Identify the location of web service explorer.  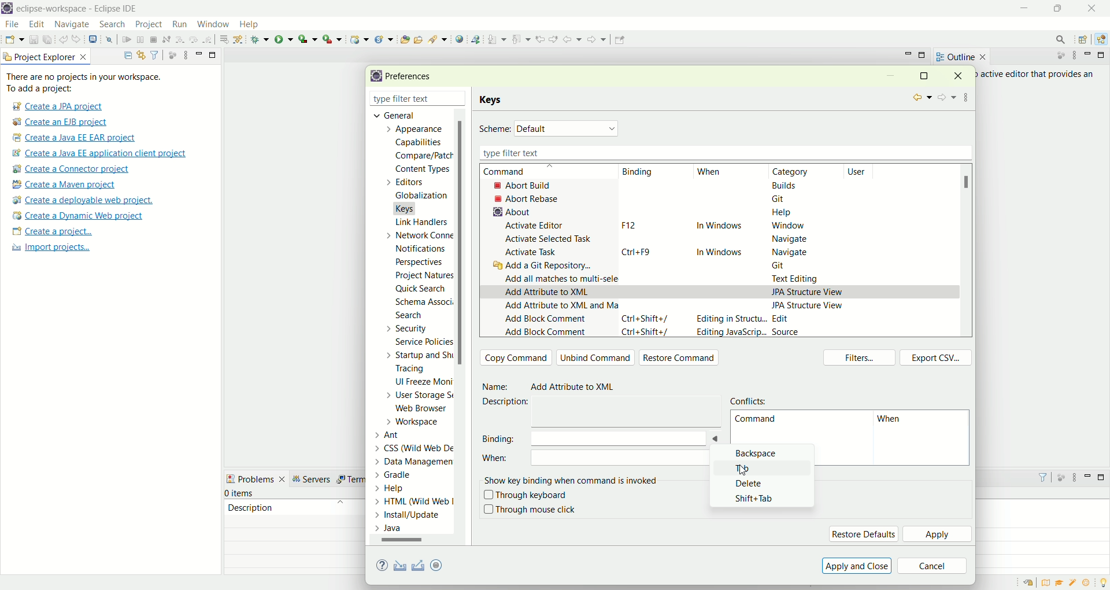
(475, 39).